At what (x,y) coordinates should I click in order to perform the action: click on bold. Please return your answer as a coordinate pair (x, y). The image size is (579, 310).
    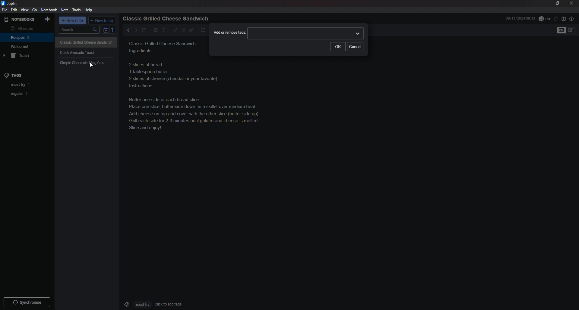
    Looking at the image, I should click on (154, 30).